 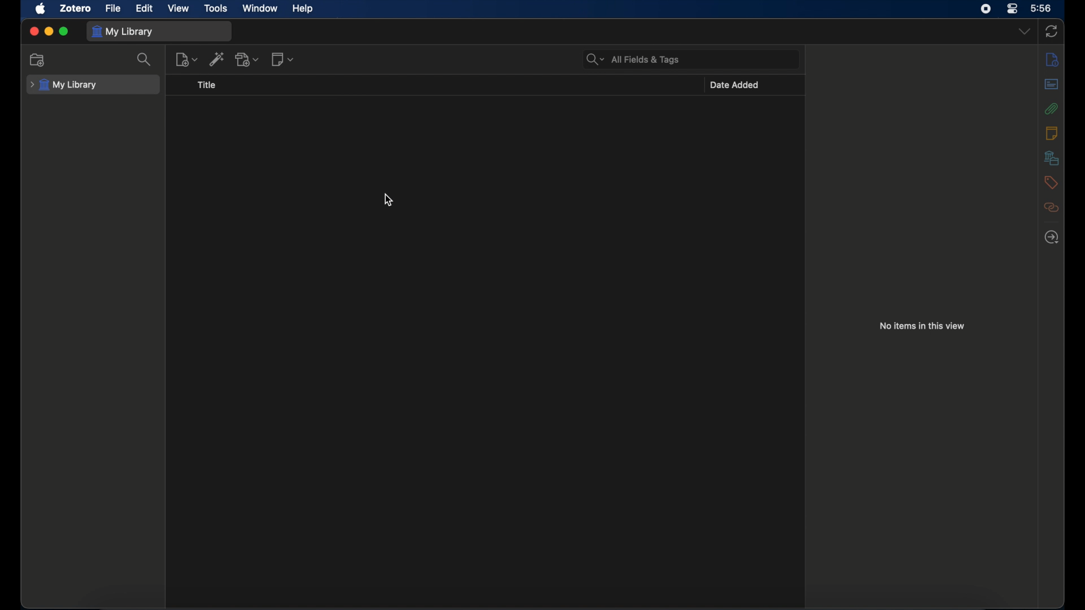 I want to click on new notes, so click(x=283, y=59).